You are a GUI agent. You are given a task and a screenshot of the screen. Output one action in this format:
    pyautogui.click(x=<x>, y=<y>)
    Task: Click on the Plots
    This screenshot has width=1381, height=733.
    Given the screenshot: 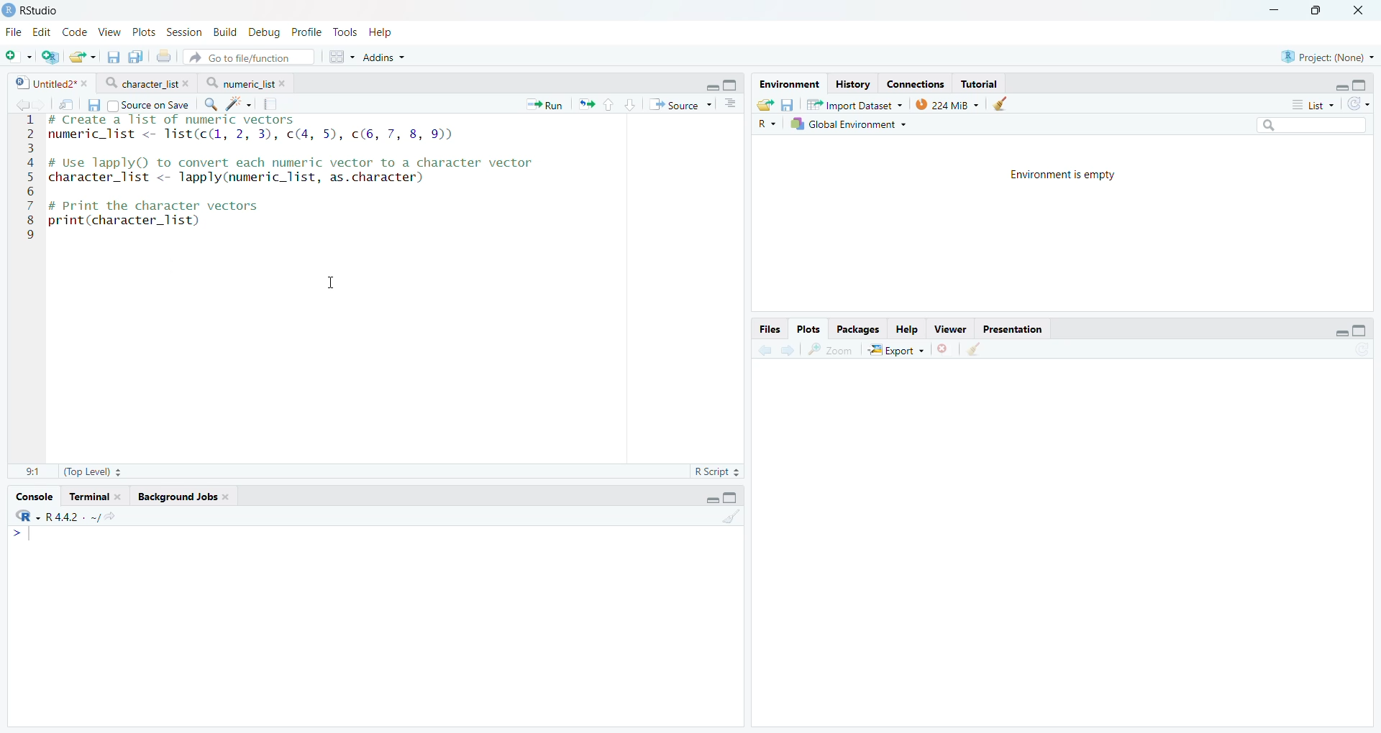 What is the action you would take?
    pyautogui.click(x=147, y=31)
    